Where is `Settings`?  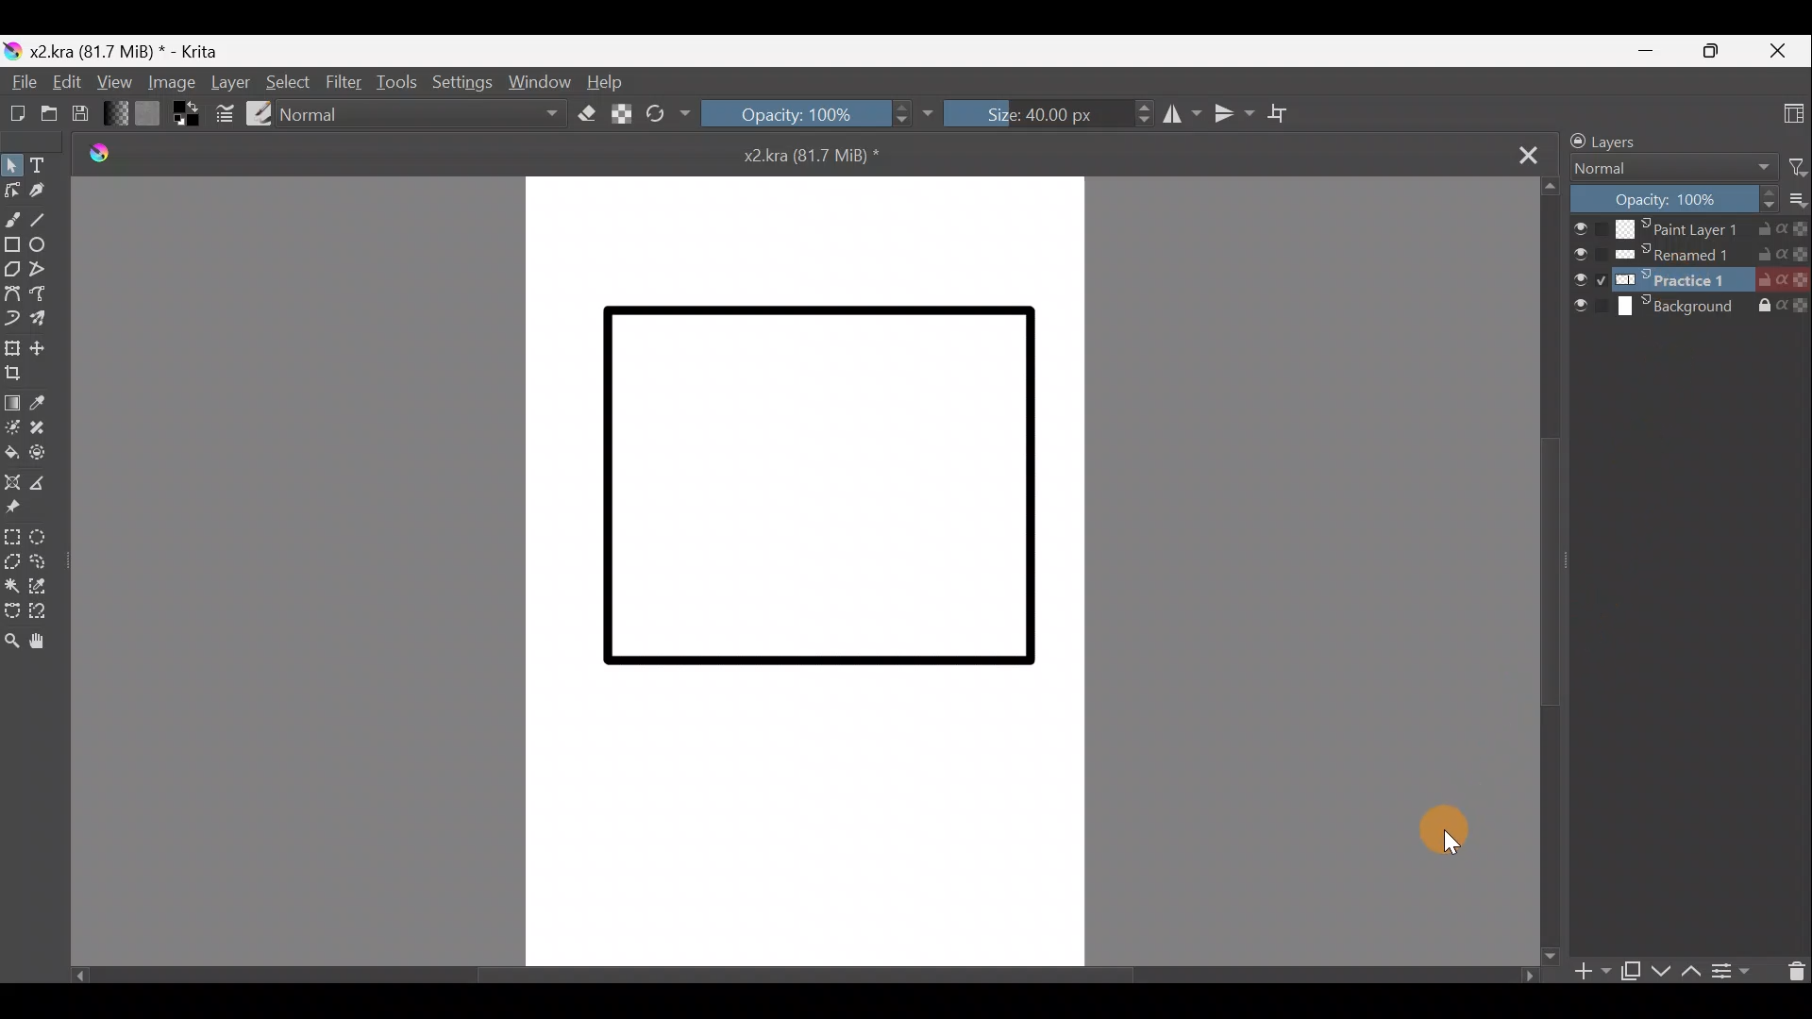
Settings is located at coordinates (460, 85).